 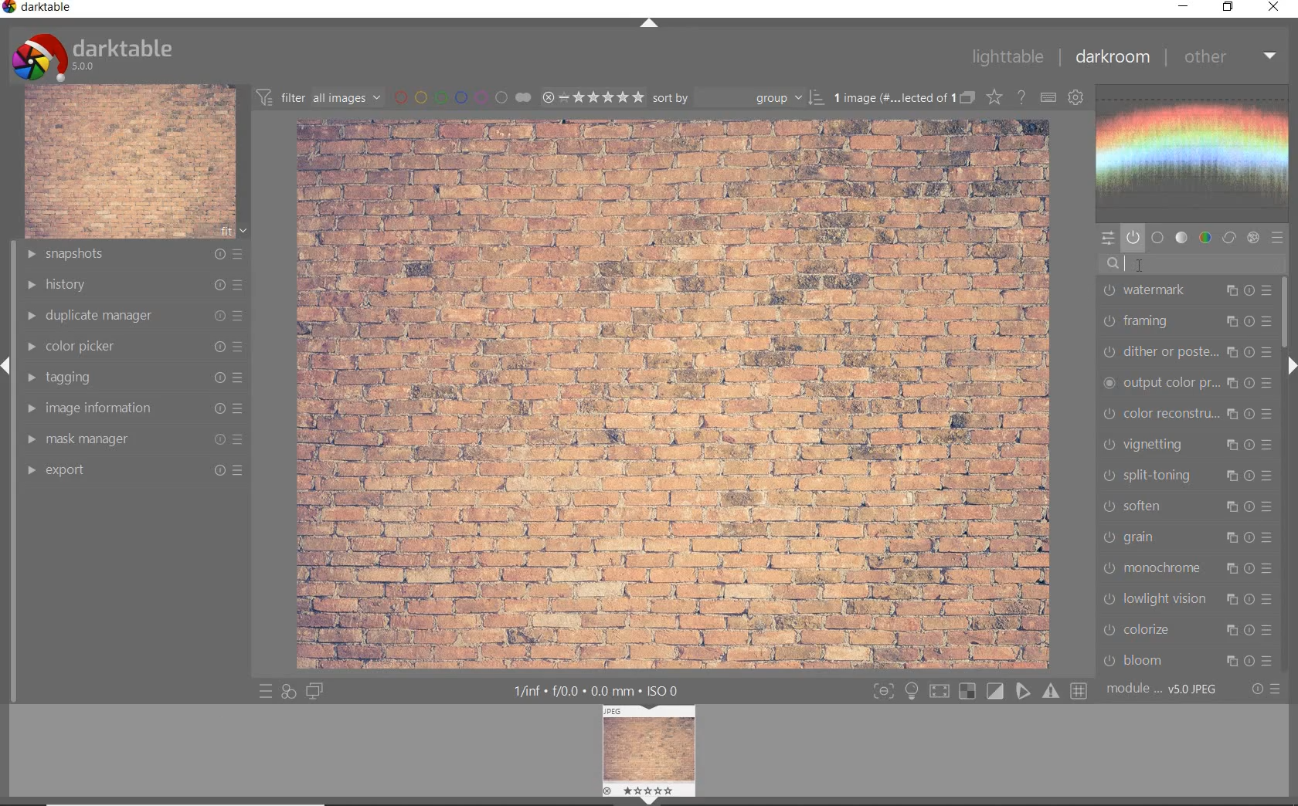 What do you see at coordinates (263, 691) in the screenshot?
I see `quick access to preset` at bounding box center [263, 691].